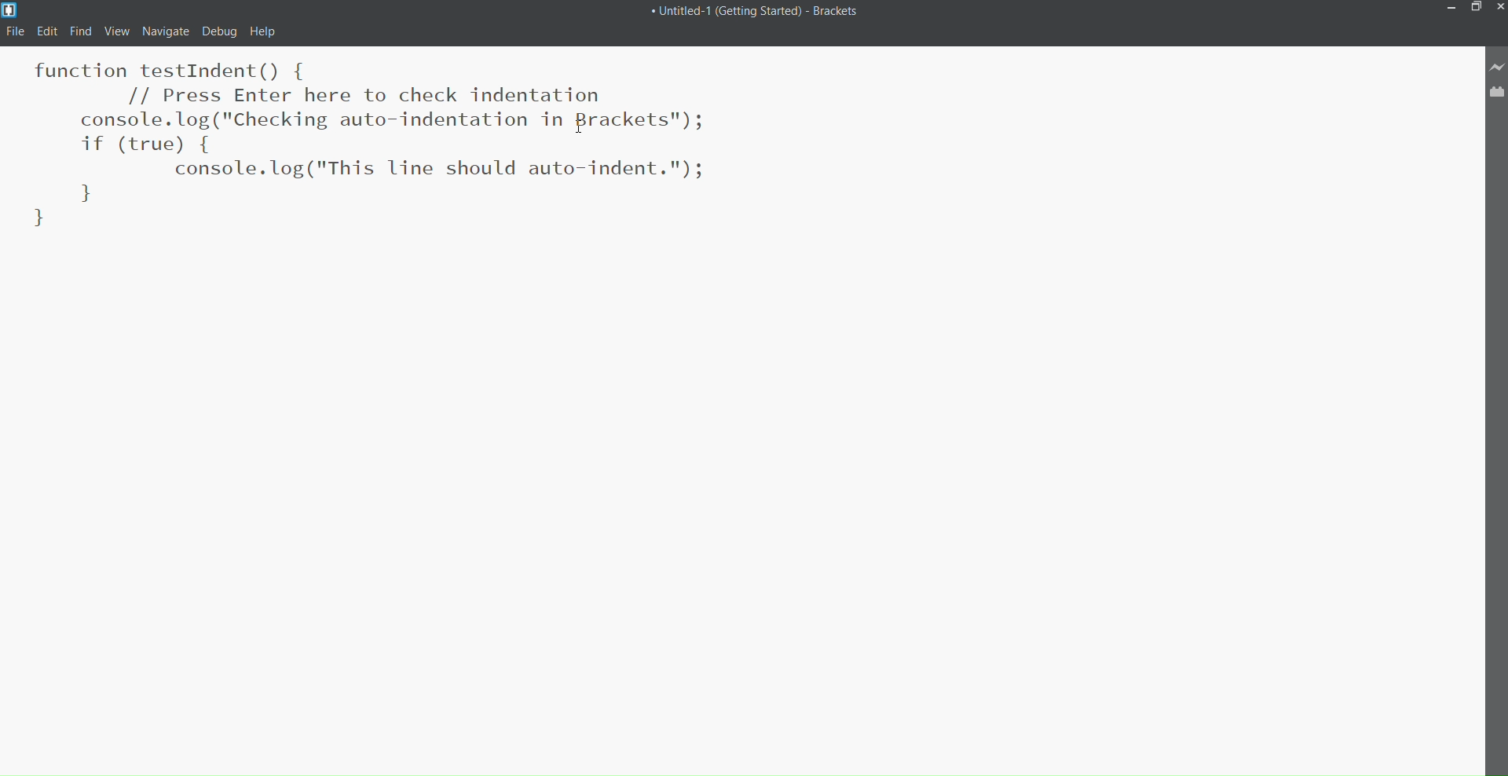 This screenshot has height=776, width=1508. Describe the element at coordinates (11, 9) in the screenshot. I see `Logo` at that location.